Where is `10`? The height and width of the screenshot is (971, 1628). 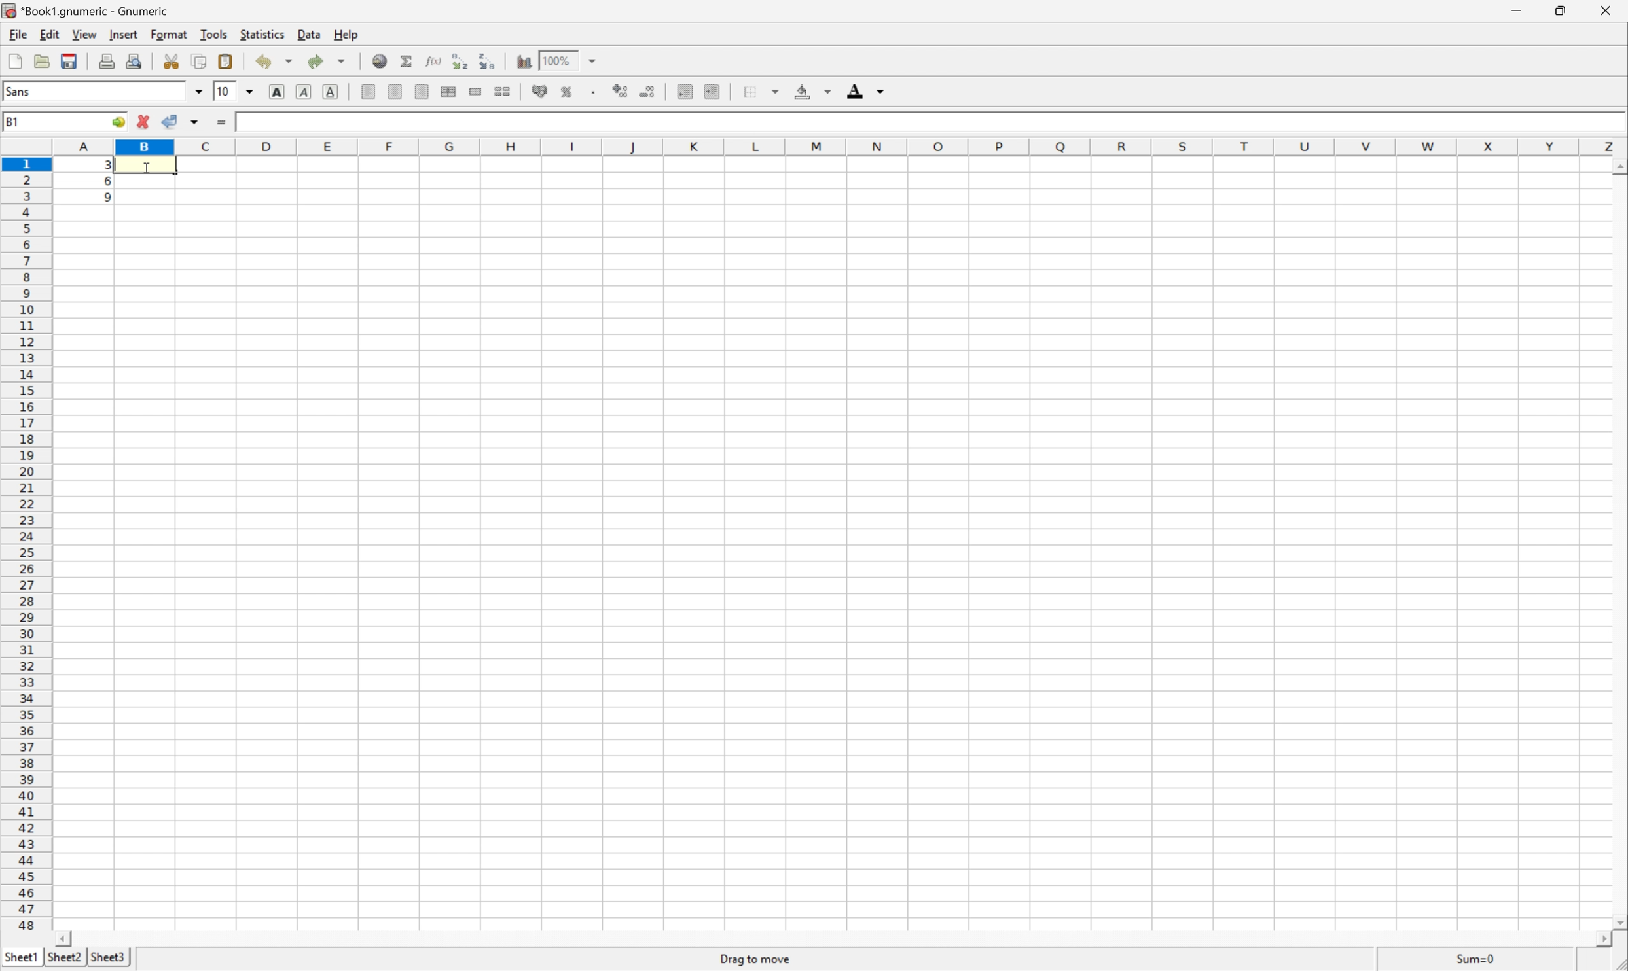
10 is located at coordinates (224, 92).